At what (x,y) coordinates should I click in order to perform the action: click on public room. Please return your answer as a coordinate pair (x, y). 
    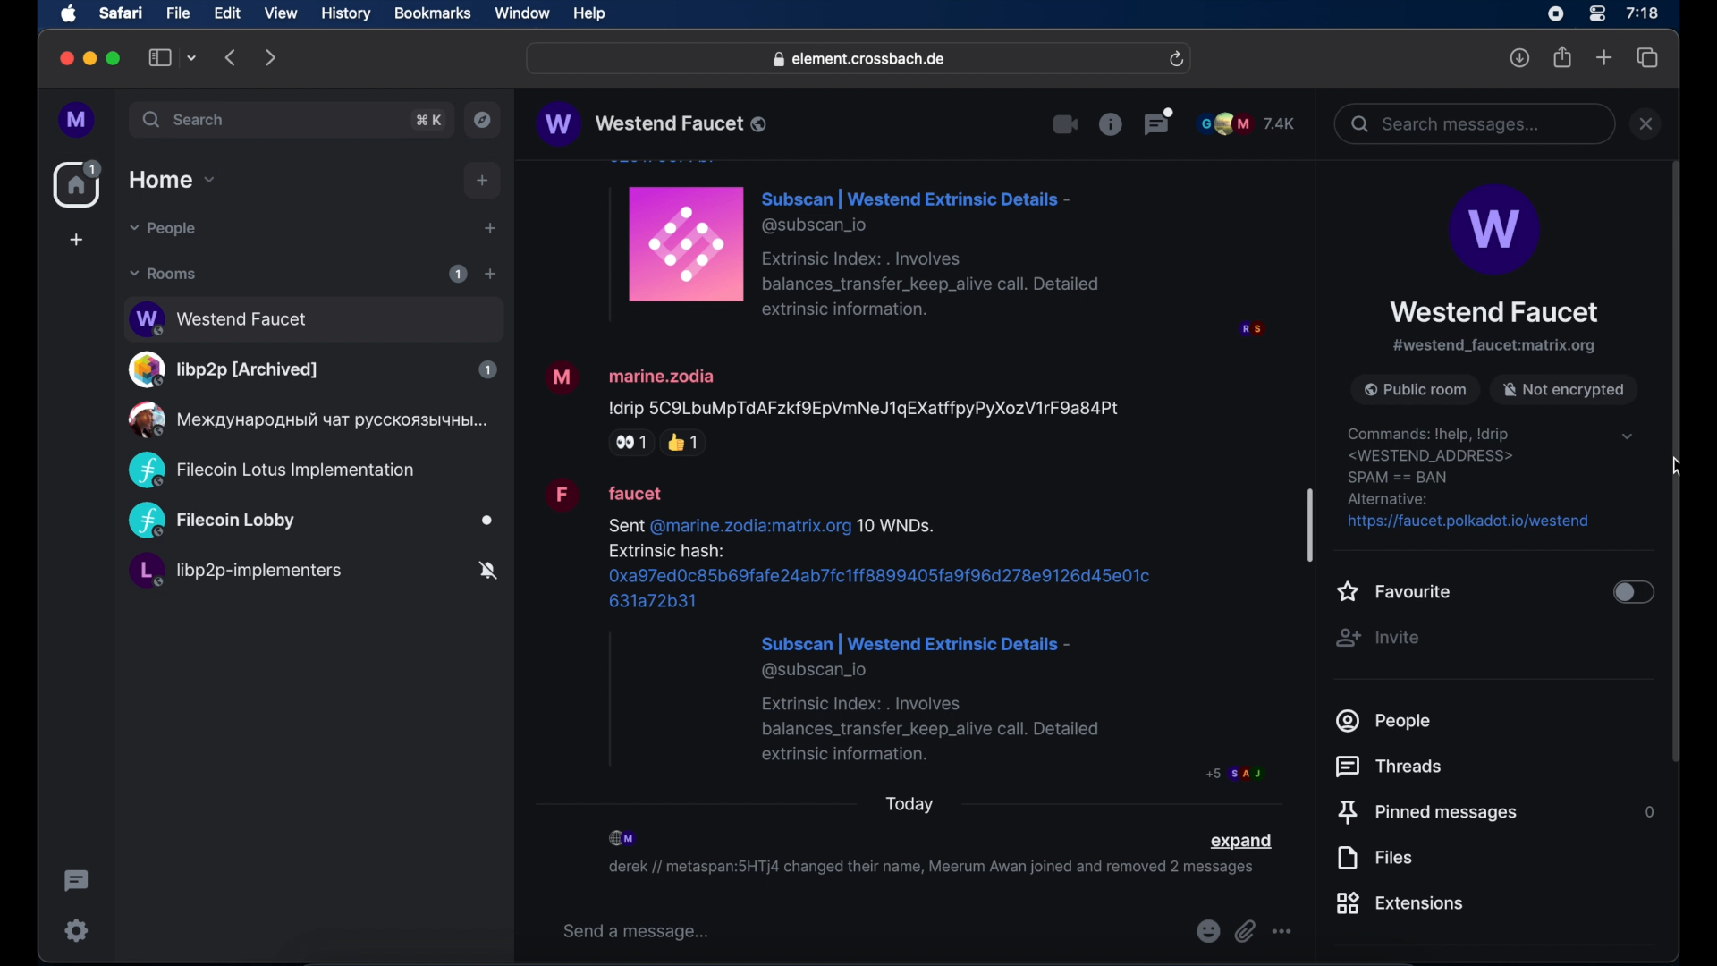
    Looking at the image, I should click on (312, 573).